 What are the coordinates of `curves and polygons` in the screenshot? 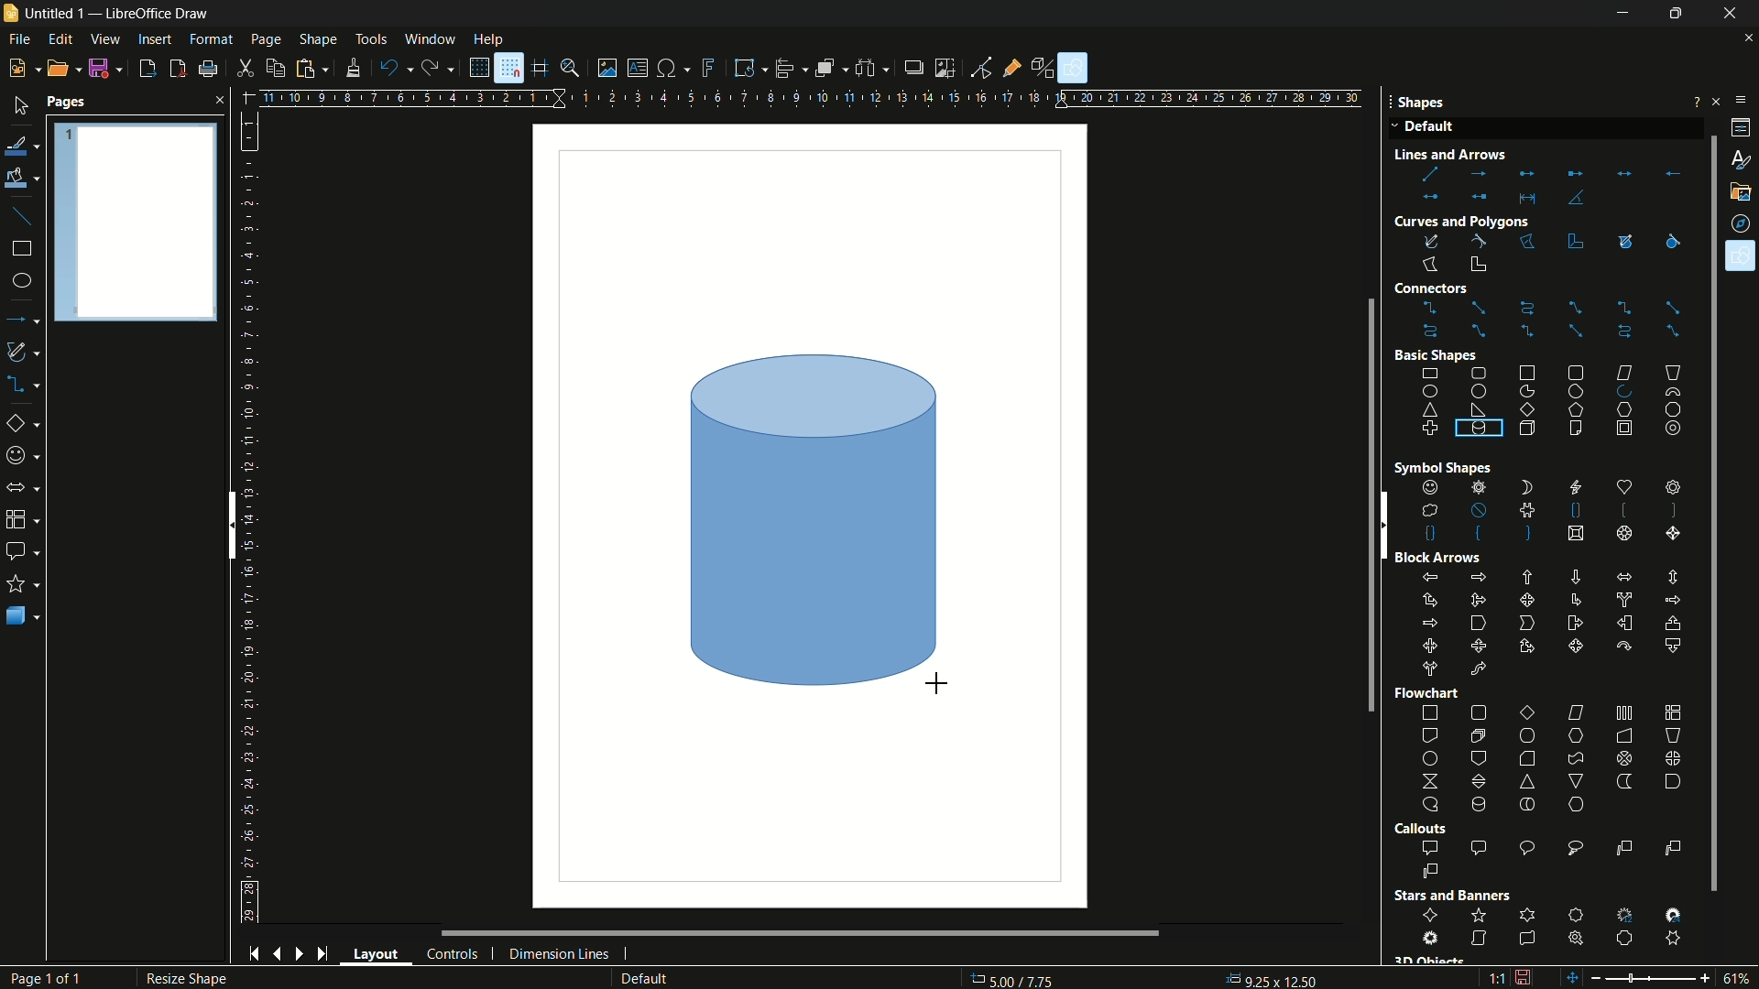 It's located at (26, 353).